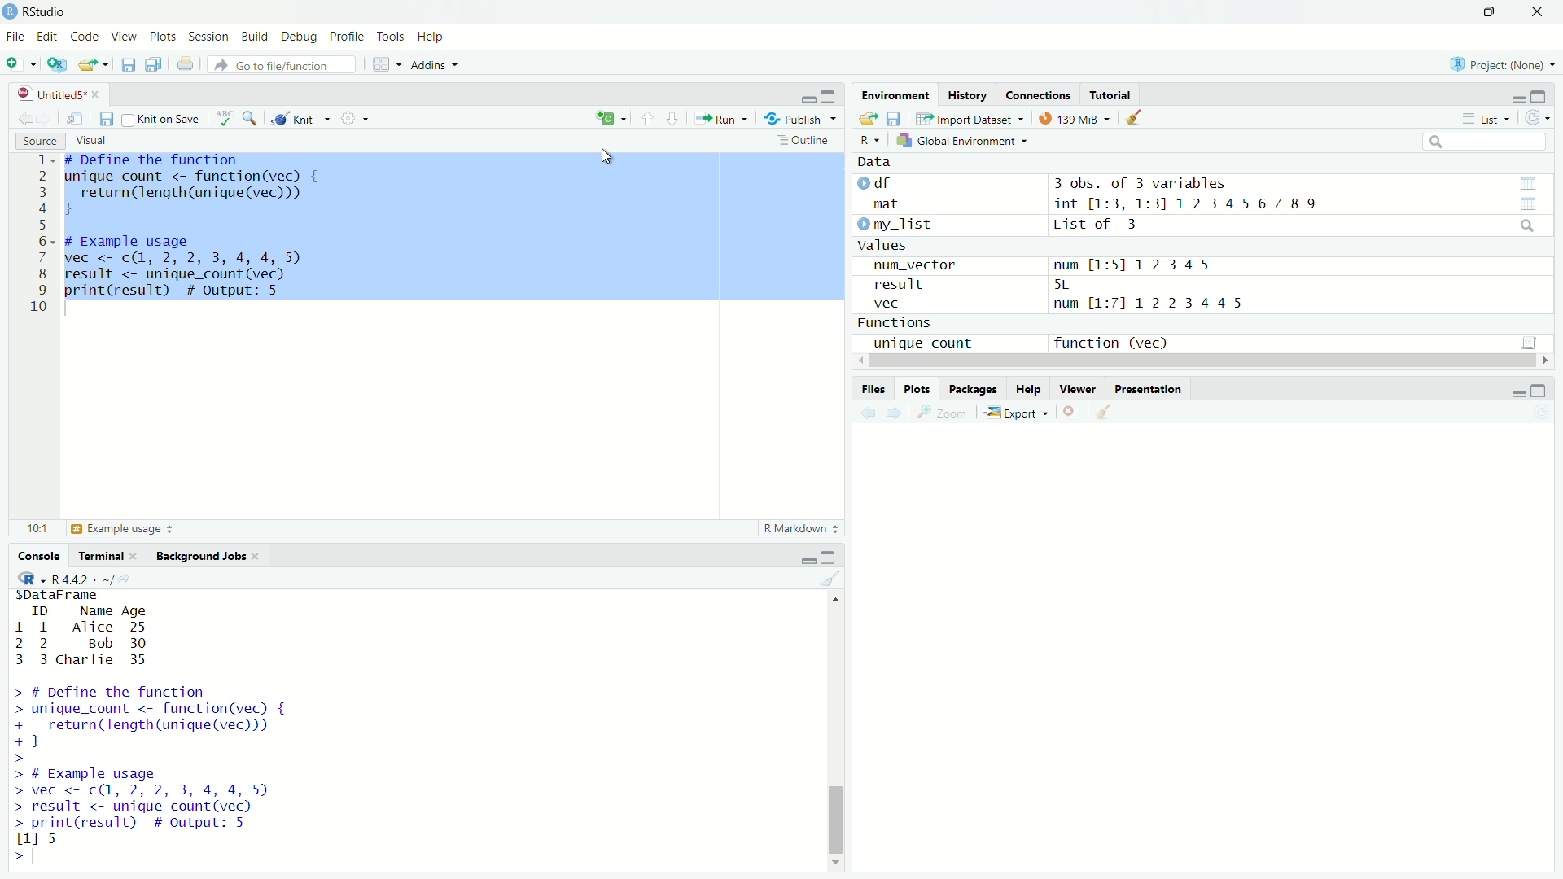  Describe the element at coordinates (1150, 389) in the screenshot. I see `Presentation` at that location.